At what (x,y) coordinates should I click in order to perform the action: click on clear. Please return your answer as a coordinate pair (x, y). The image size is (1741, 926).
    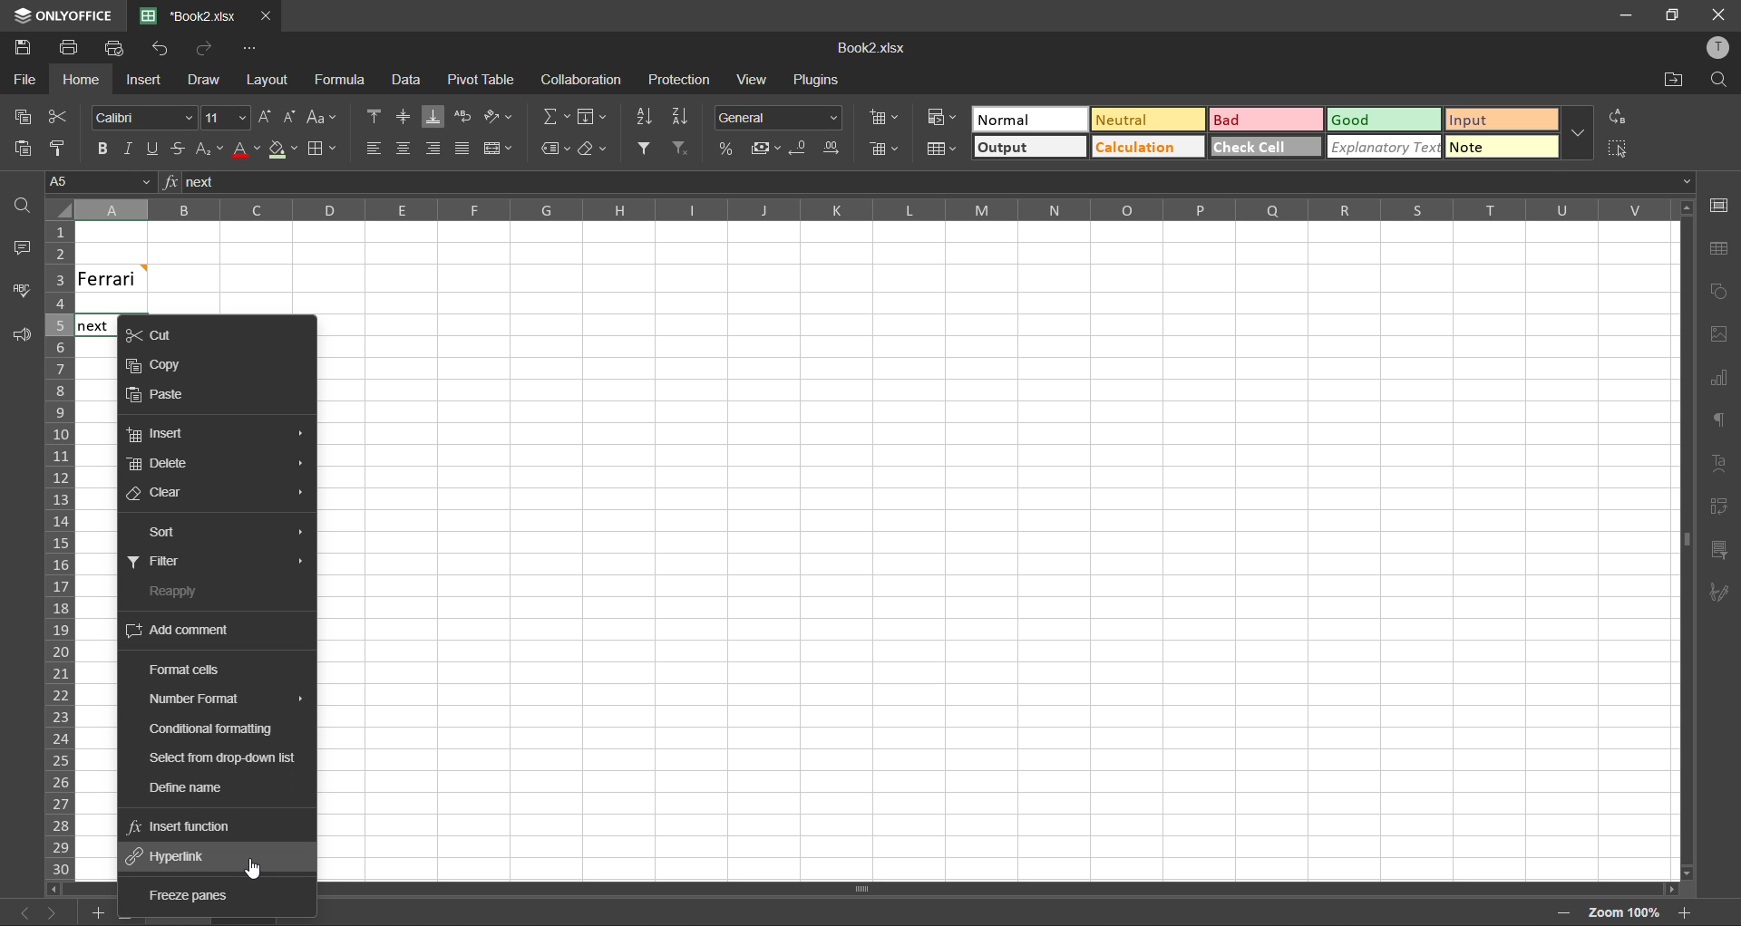
    Looking at the image, I should click on (163, 493).